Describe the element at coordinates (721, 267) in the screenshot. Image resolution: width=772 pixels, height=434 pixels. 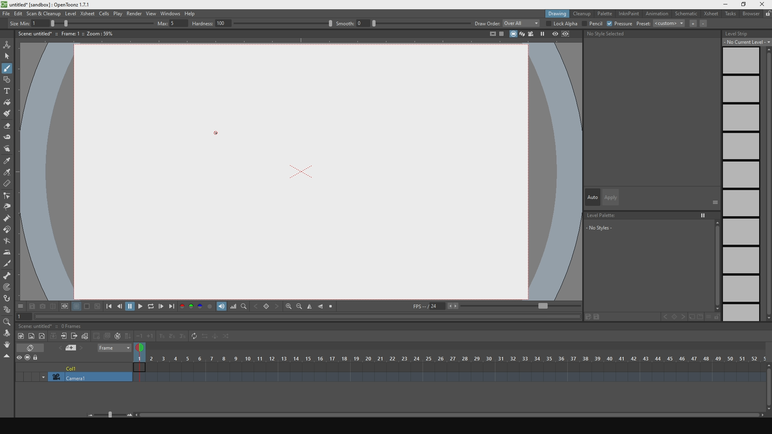
I see `scroll bar` at that location.